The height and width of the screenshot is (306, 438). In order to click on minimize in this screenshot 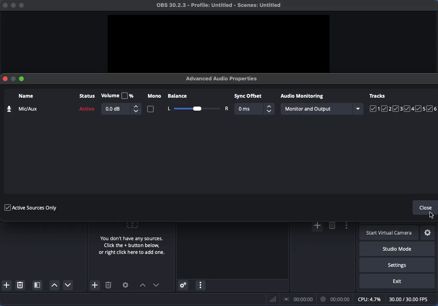, I will do `click(12, 6)`.